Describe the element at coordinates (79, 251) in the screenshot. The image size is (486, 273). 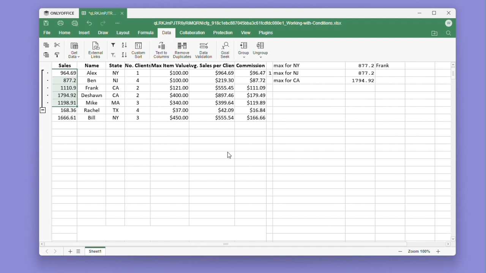
I see `list sheets` at that location.